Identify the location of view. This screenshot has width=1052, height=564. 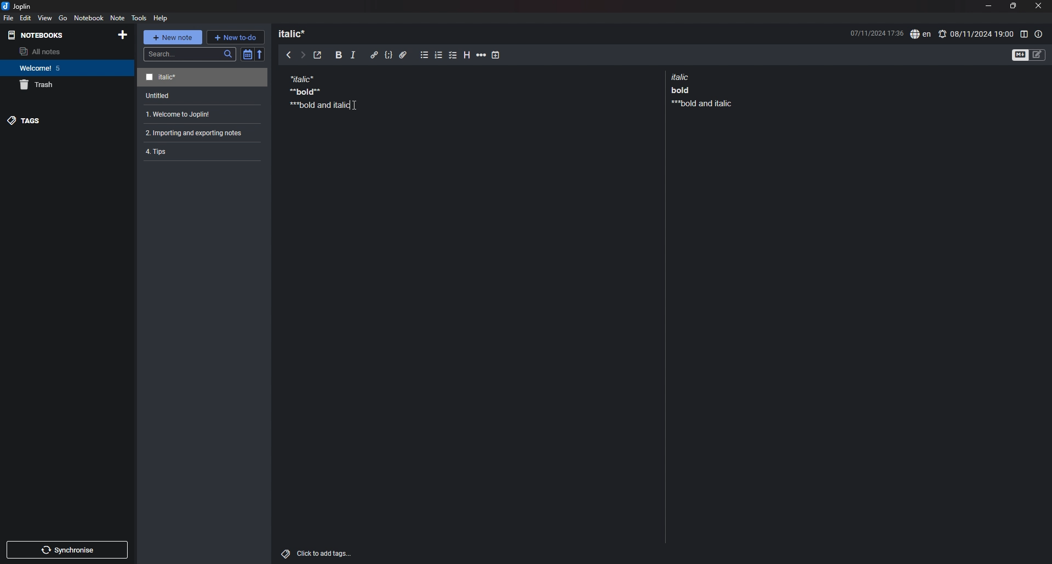
(45, 18).